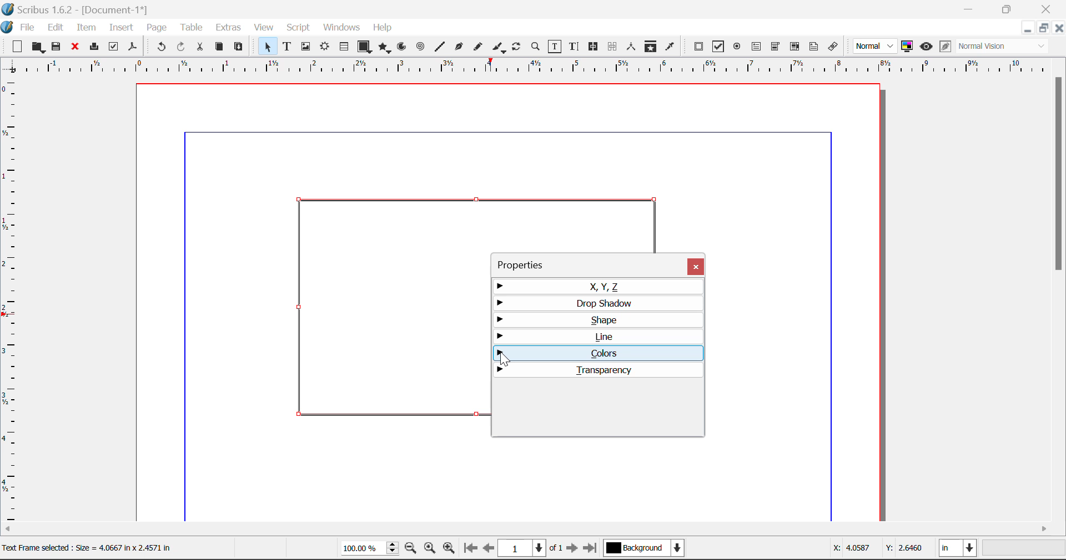 This screenshot has width=1066, height=560. What do you see at coordinates (80, 8) in the screenshot?
I see `Scribus 1.62 - [Document-1*]` at bounding box center [80, 8].